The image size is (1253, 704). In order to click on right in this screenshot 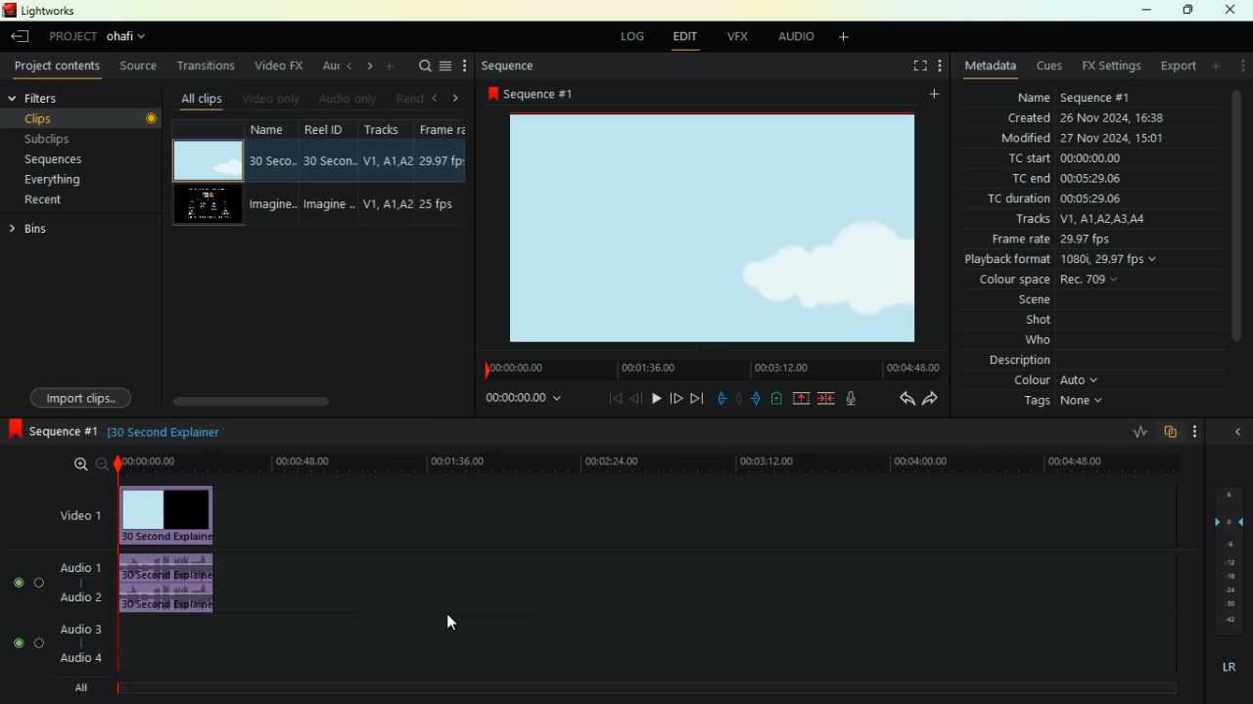, I will do `click(369, 66)`.